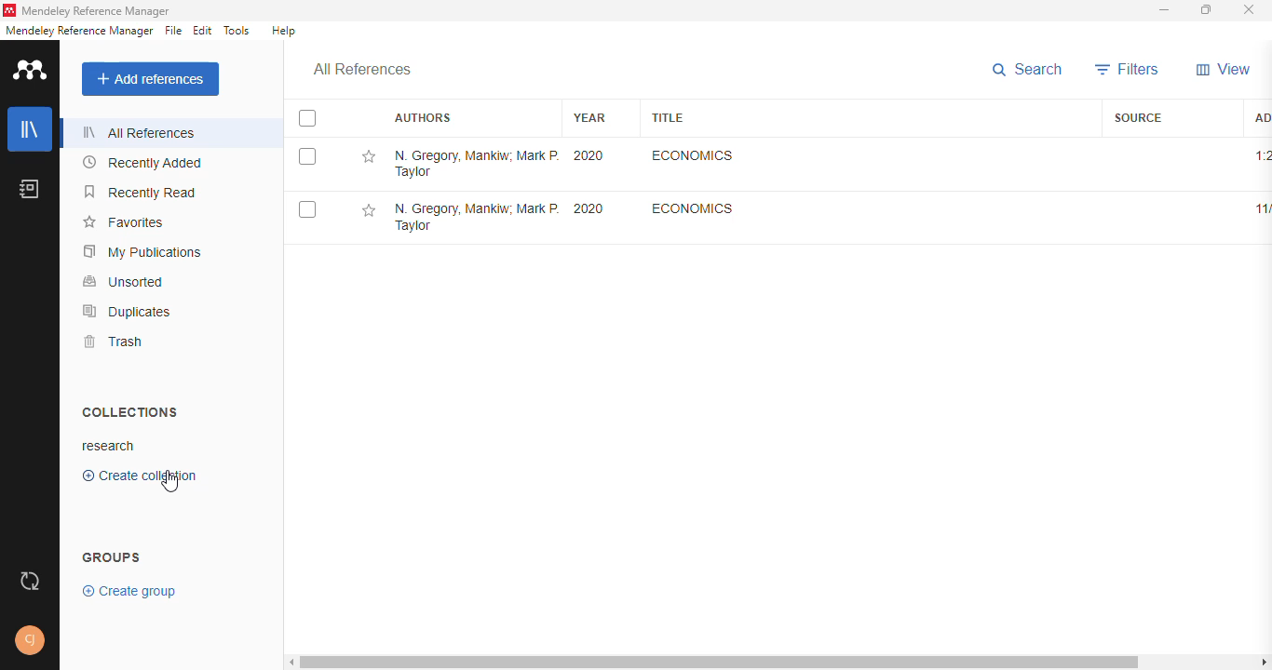 The image size is (1272, 670). I want to click on search, so click(1030, 71).